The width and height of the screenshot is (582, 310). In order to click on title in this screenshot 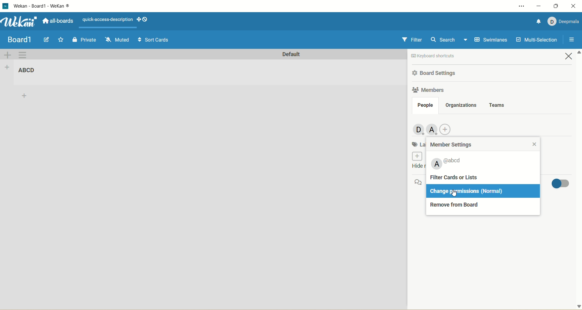, I will do `click(29, 71)`.